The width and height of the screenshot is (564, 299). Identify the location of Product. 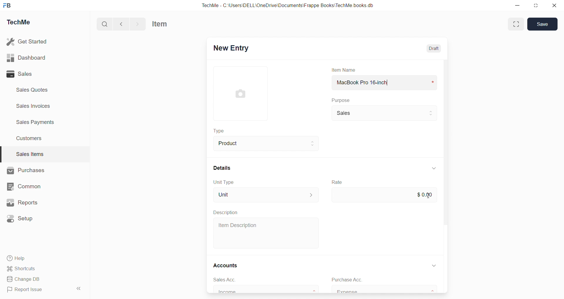
(266, 144).